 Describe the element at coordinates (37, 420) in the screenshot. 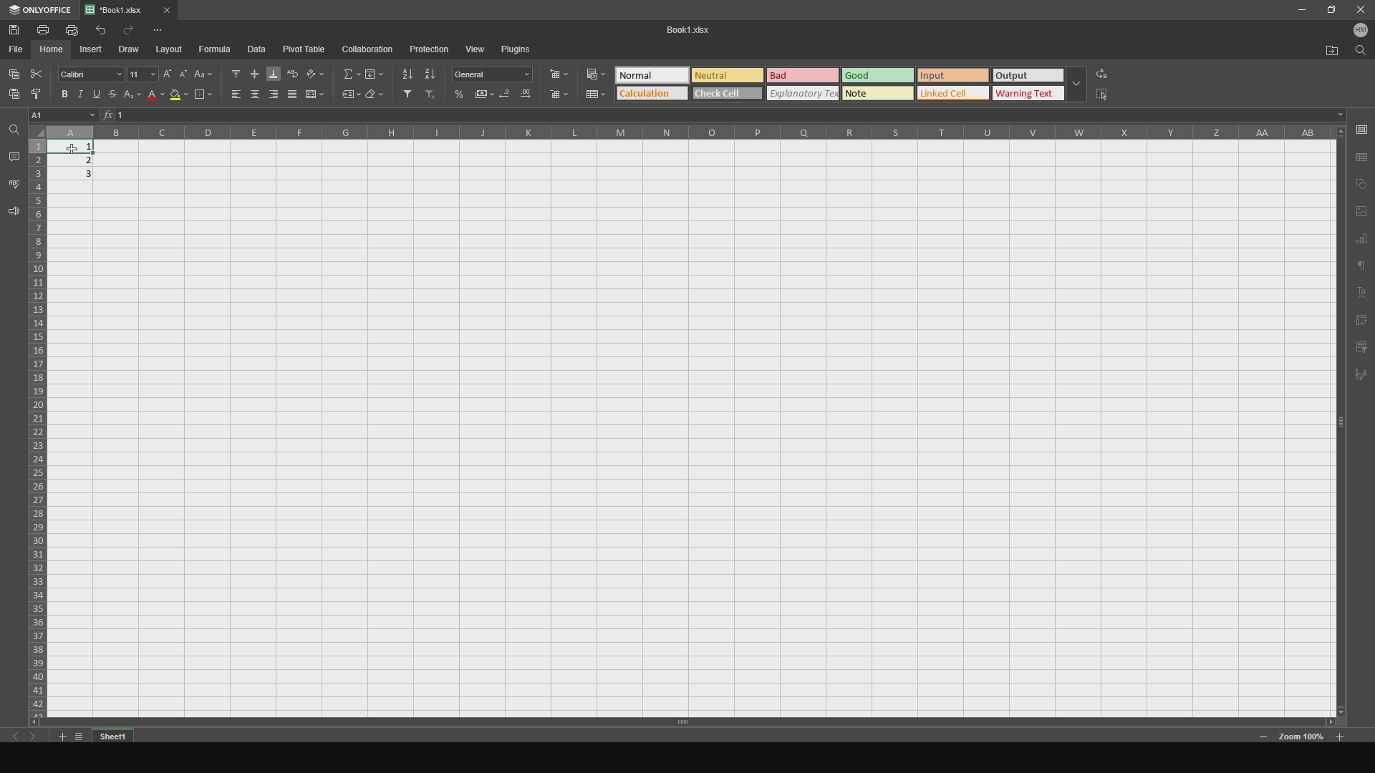

I see `cells` at that location.